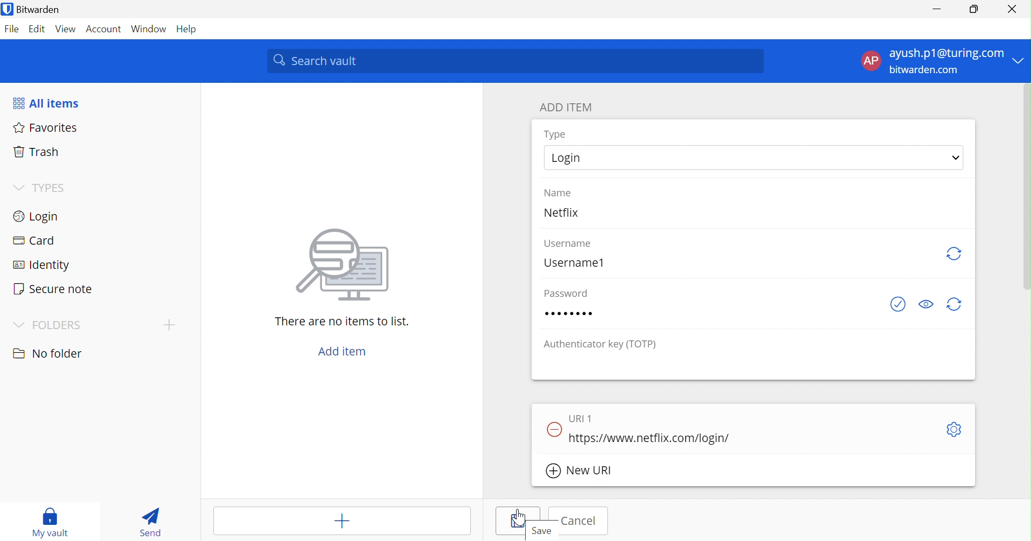  I want to click on Type, so click(554, 134).